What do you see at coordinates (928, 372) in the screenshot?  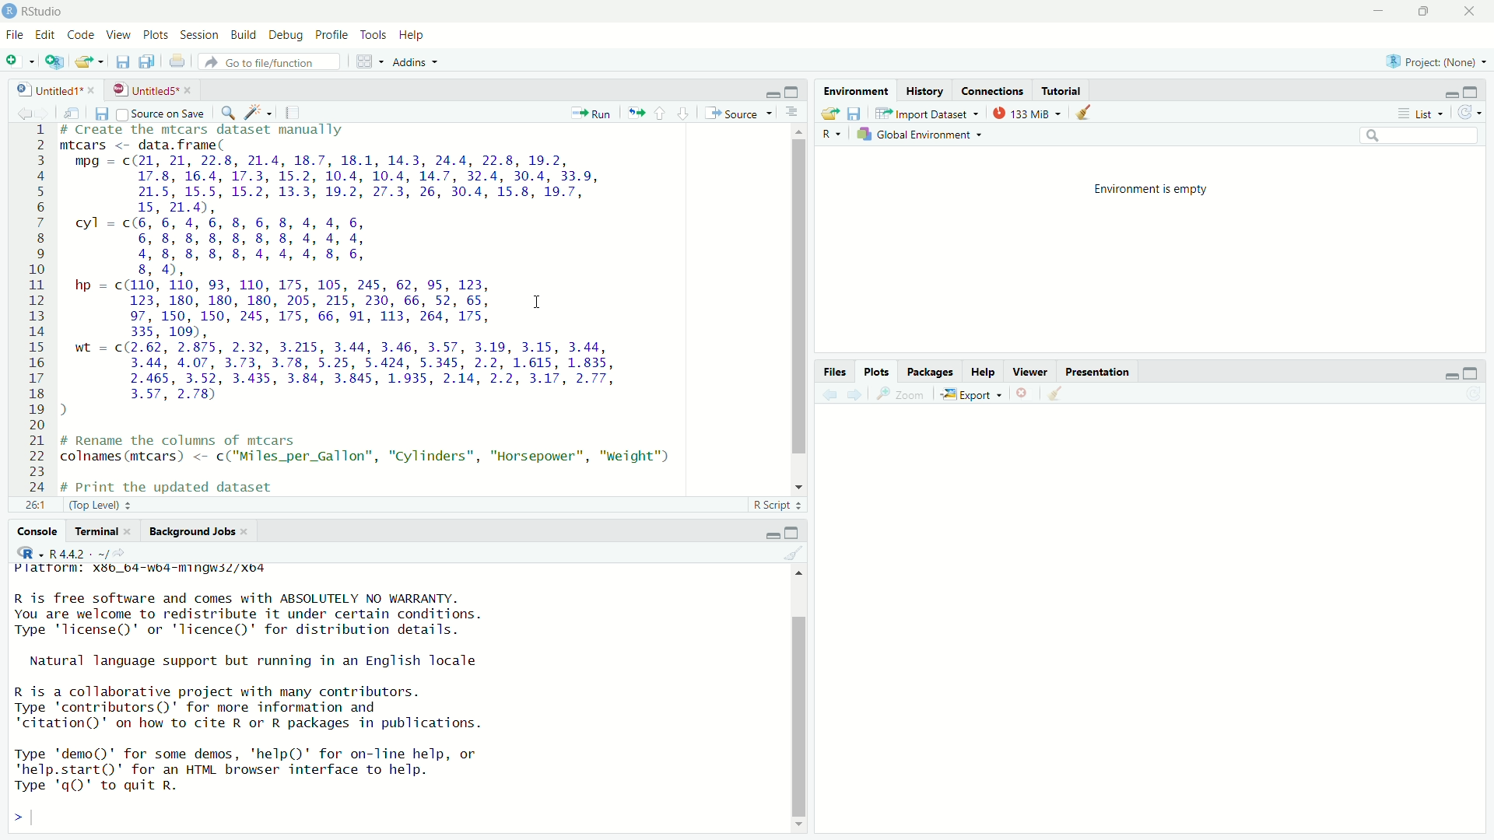 I see `packages` at bounding box center [928, 372].